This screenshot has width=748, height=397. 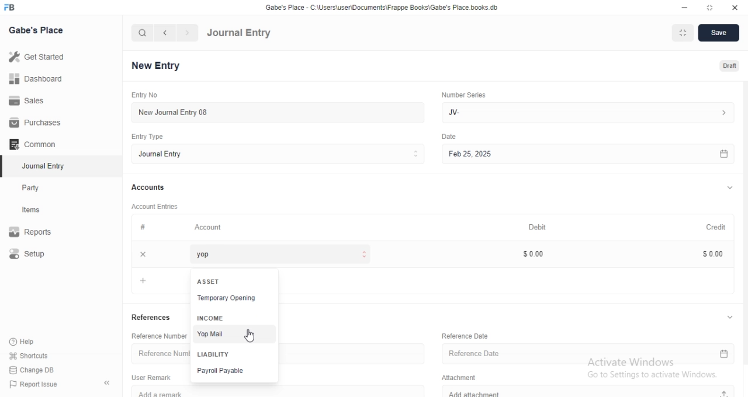 I want to click on yop, so click(x=276, y=254).